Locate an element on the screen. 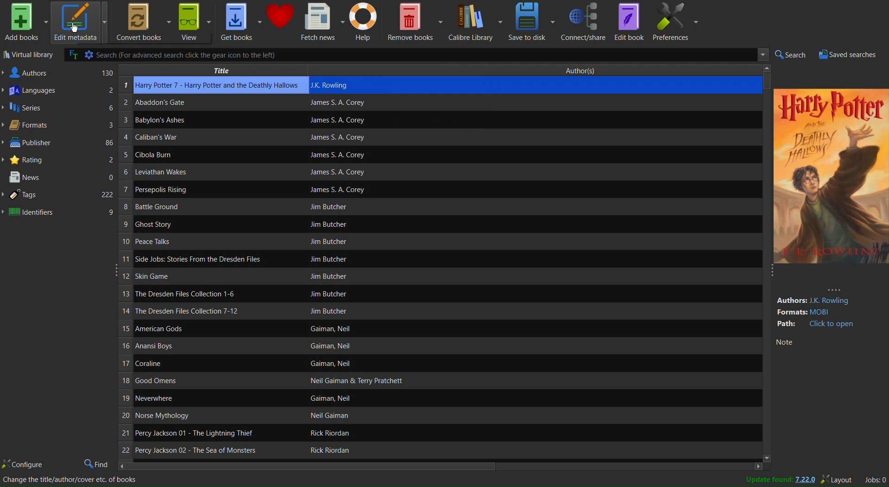 Image resolution: width=889 pixels, height=487 pixels. Author’s name is located at coordinates (438, 224).